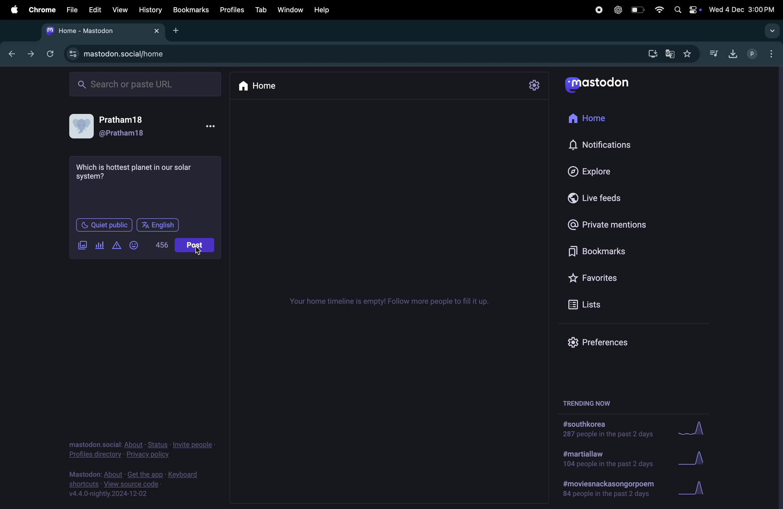 The width and height of the screenshot is (783, 509). I want to click on view, so click(119, 11).